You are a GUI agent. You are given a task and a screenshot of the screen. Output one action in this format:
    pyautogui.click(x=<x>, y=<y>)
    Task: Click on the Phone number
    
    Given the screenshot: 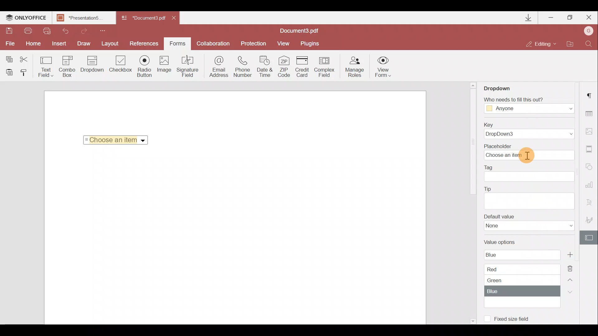 What is the action you would take?
    pyautogui.click(x=244, y=67)
    